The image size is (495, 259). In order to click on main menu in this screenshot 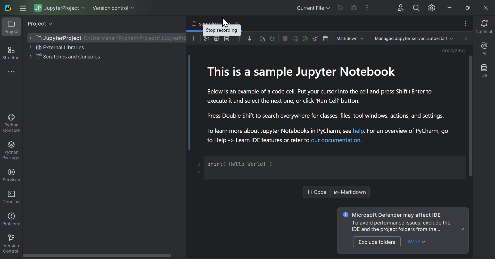, I will do `click(21, 7)`.